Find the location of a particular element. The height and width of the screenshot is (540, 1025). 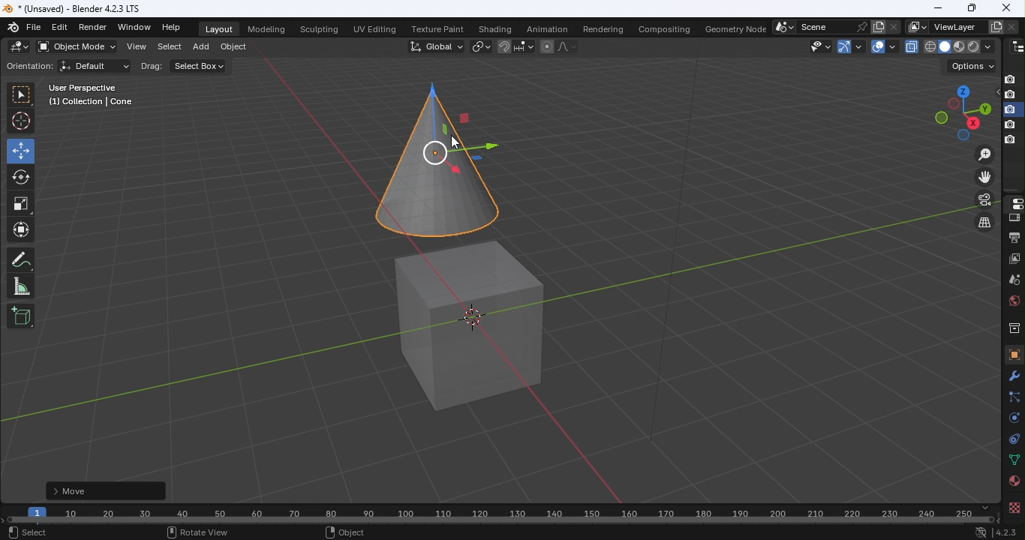

Disable in renders  is located at coordinates (1010, 79).